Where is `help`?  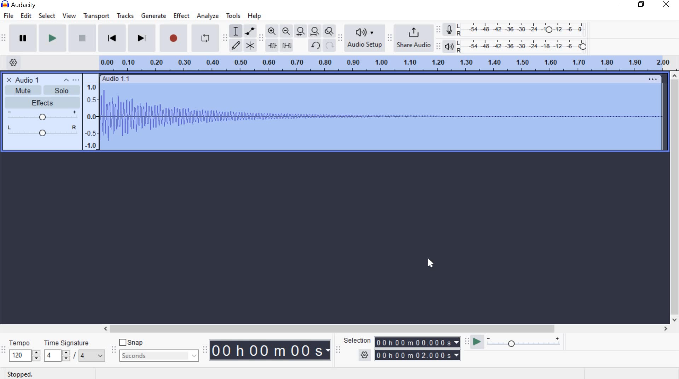
help is located at coordinates (254, 17).